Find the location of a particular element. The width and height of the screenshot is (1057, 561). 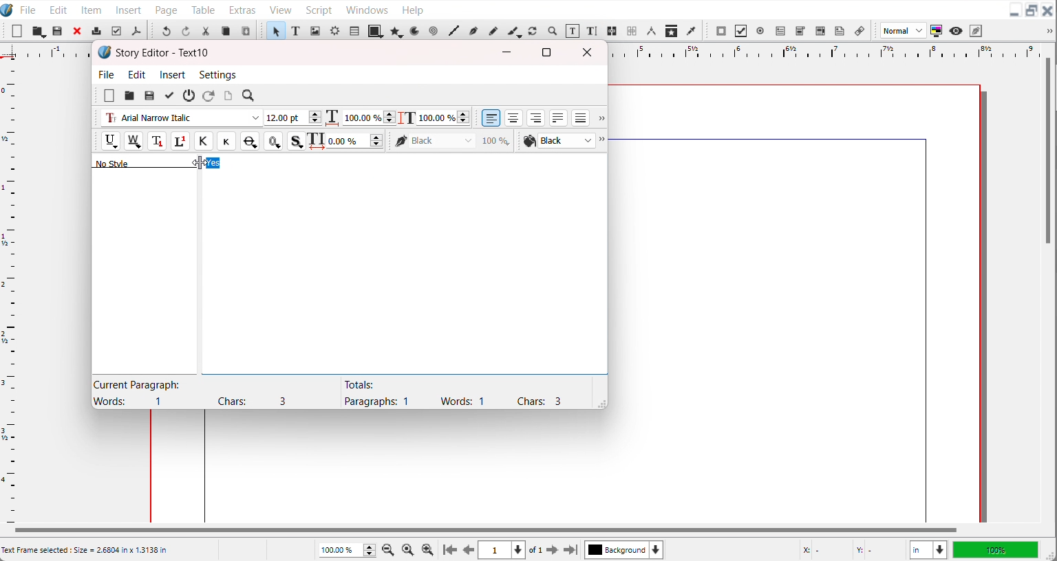

Close is located at coordinates (78, 30).